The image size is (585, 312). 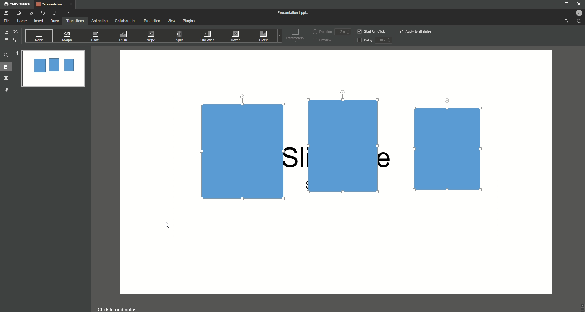 I want to click on Home, so click(x=22, y=21).